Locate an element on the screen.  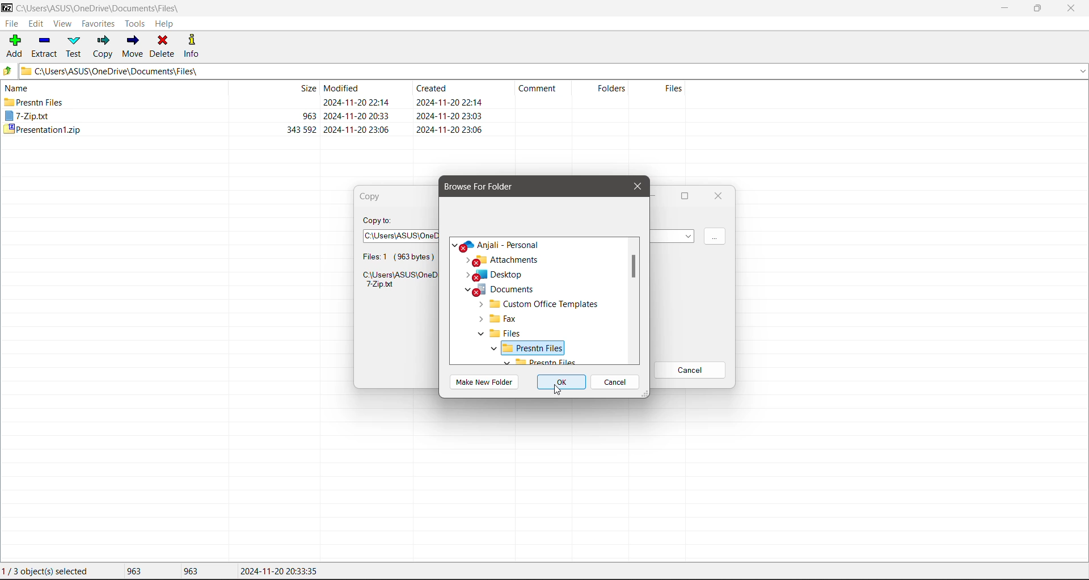
View is located at coordinates (63, 24).